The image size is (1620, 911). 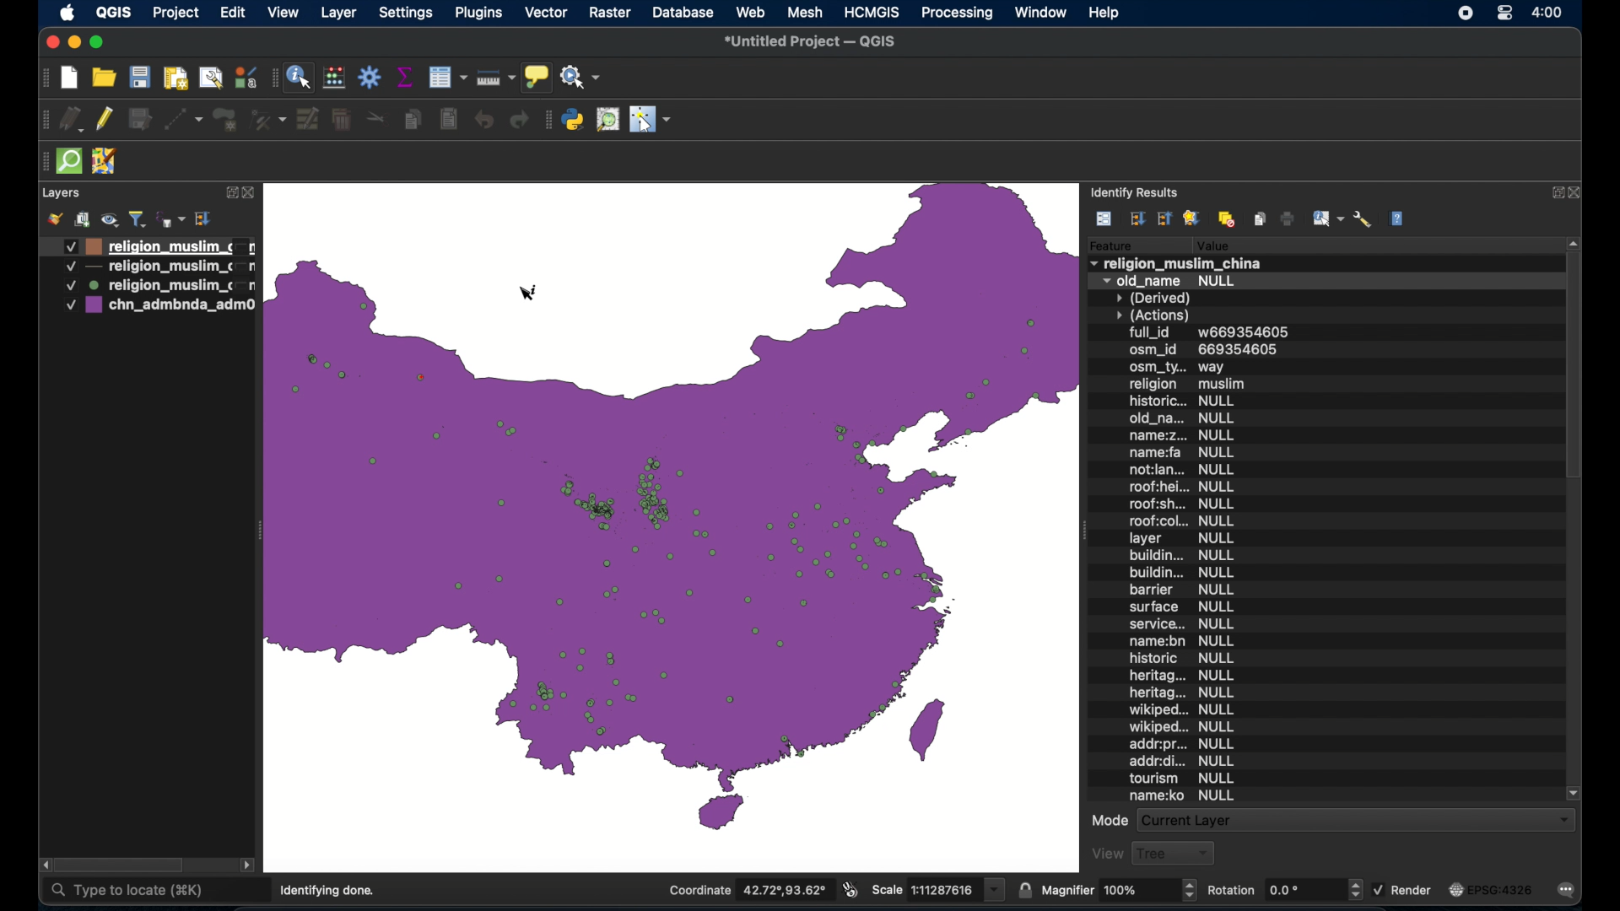 What do you see at coordinates (141, 119) in the screenshot?
I see `save edits` at bounding box center [141, 119].